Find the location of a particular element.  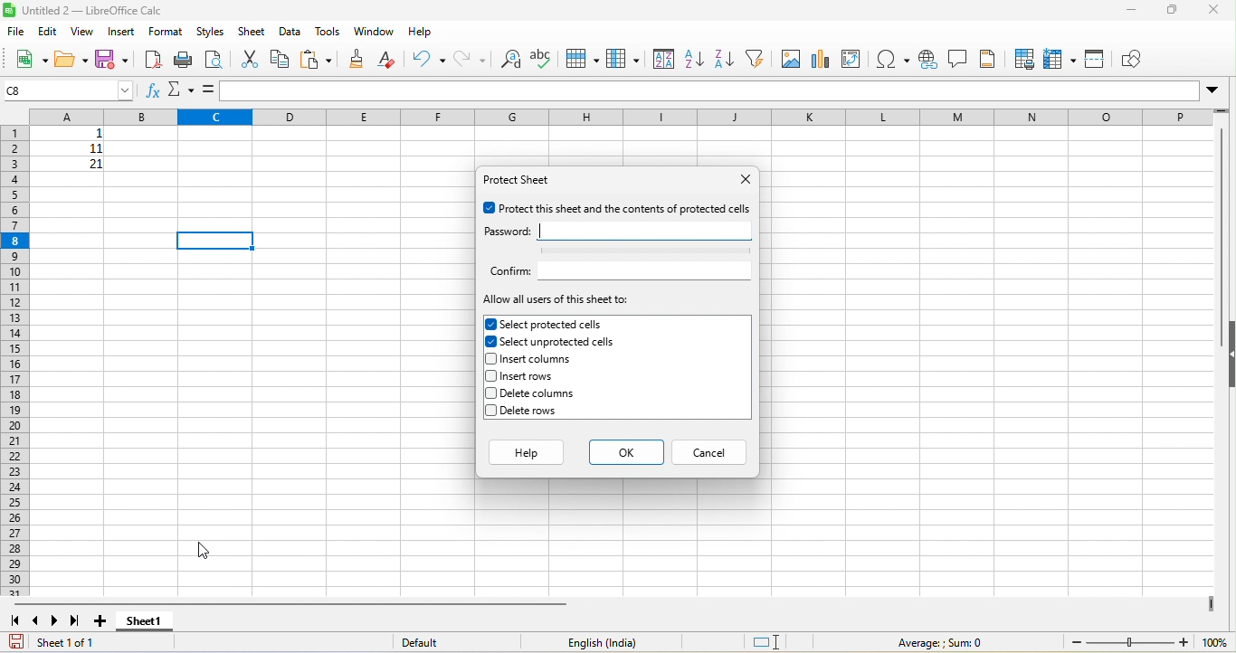

hide is located at coordinates (1228, 358).